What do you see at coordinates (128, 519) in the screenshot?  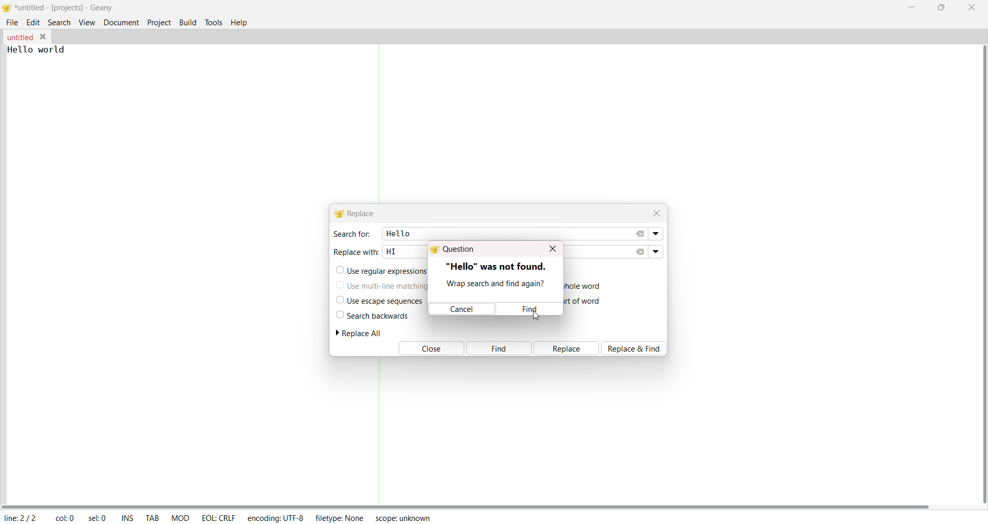 I see `ins` at bounding box center [128, 519].